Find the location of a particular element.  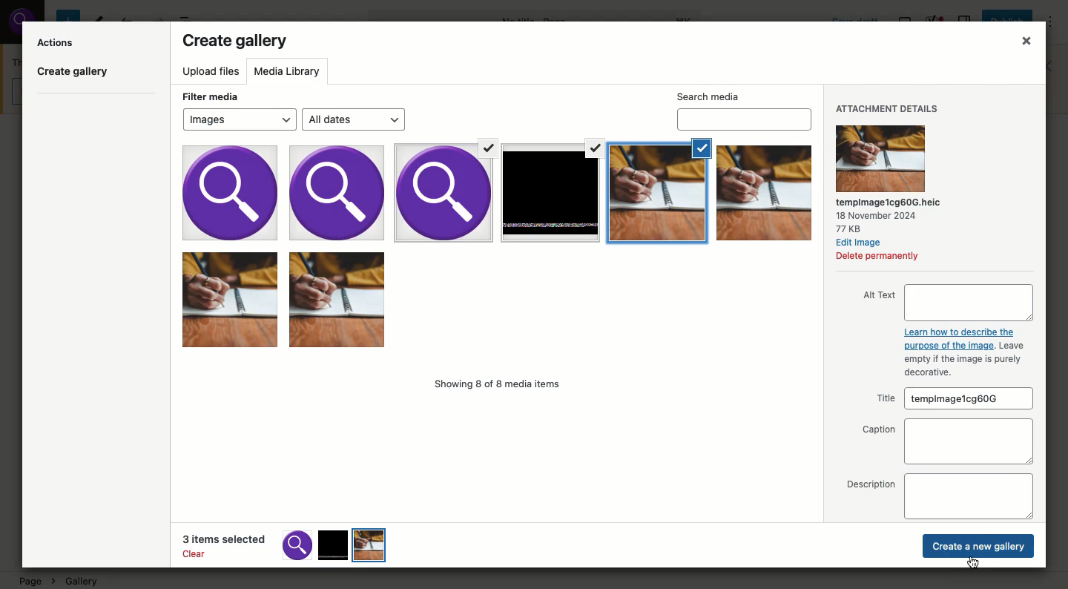

Alt text is located at coordinates (947, 300).